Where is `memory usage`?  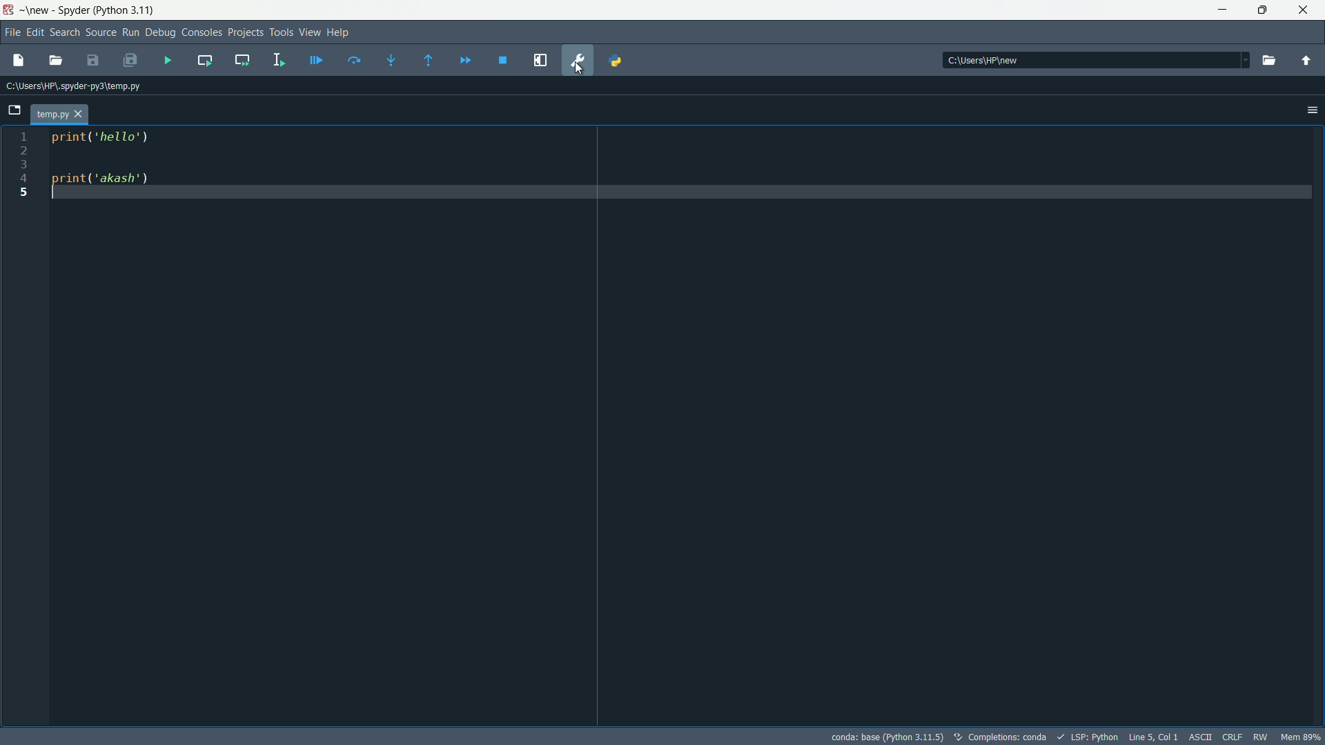
memory usage is located at coordinates (1303, 737).